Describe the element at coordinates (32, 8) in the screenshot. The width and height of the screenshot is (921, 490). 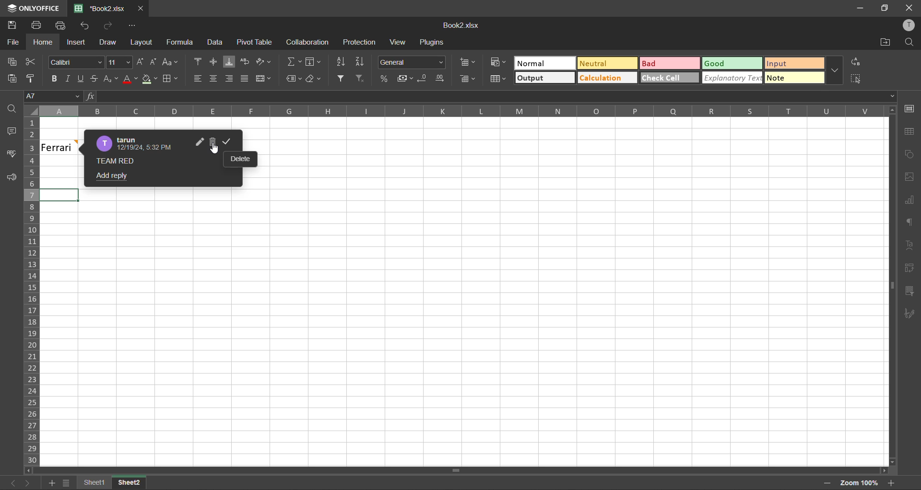
I see `OnlyOffice` at that location.